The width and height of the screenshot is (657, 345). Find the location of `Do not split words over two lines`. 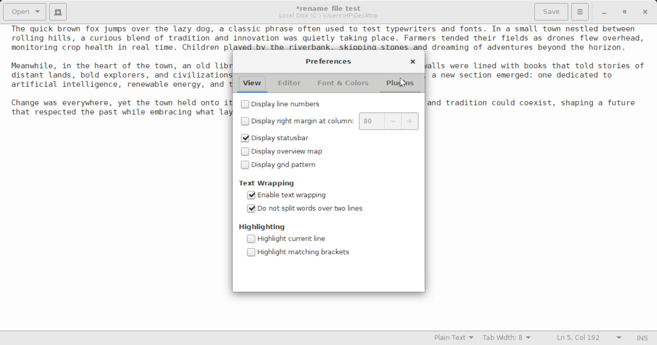

Do not split words over two lines is located at coordinates (307, 208).